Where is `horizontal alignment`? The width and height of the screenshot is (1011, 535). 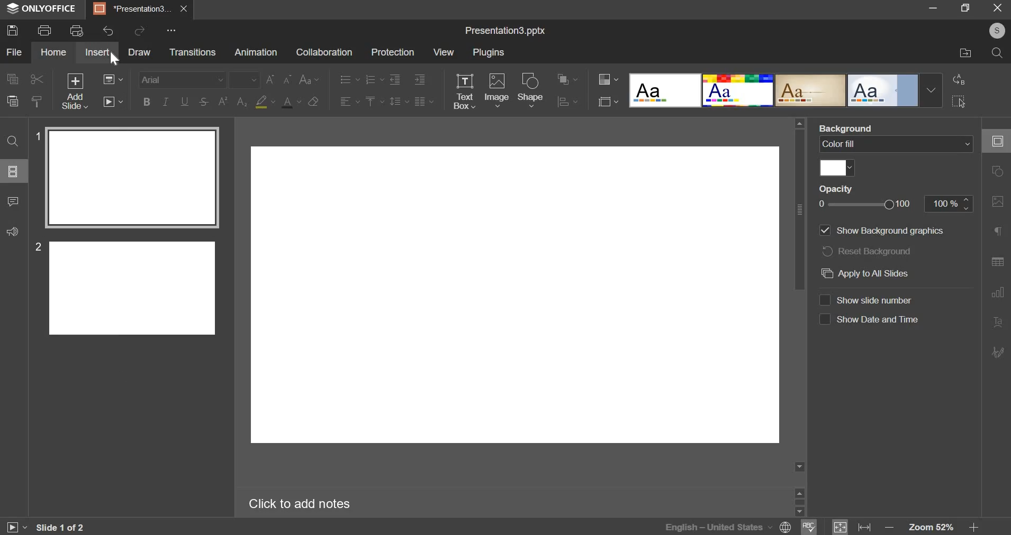 horizontal alignment is located at coordinates (350, 102).